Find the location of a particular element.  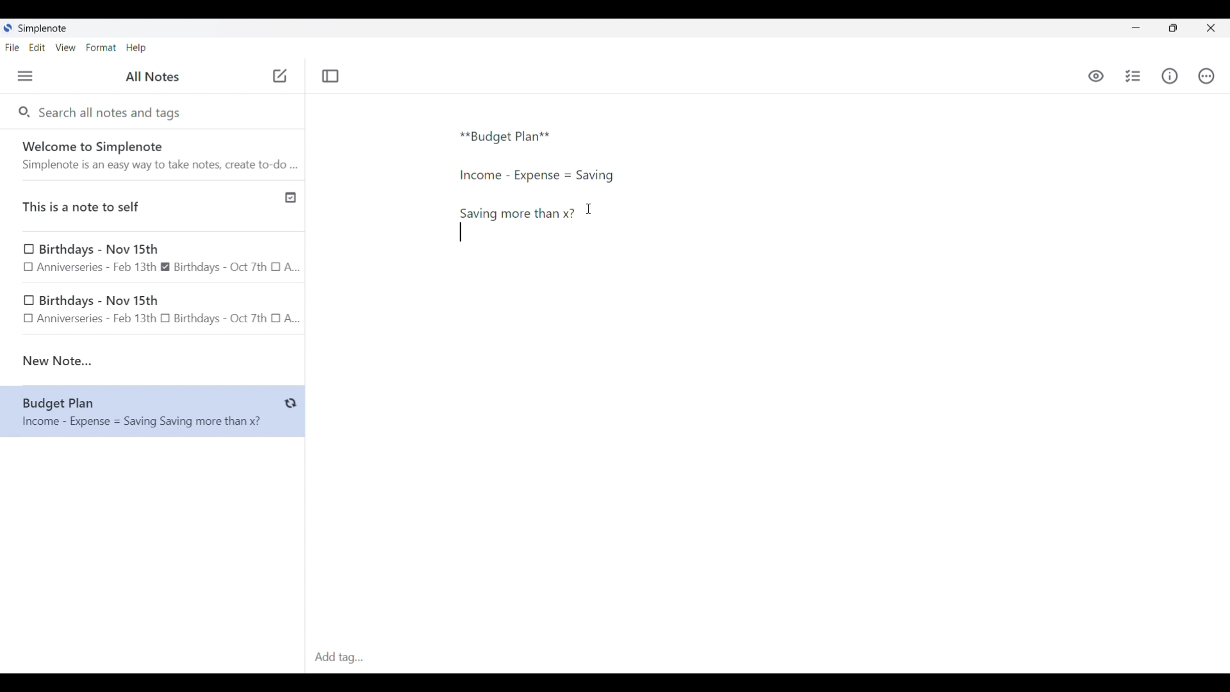

Earlier notes is located at coordinates (153, 259).